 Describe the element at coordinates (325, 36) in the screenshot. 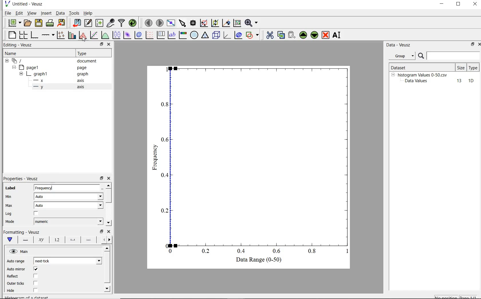

I see `remove the selected widget` at that location.